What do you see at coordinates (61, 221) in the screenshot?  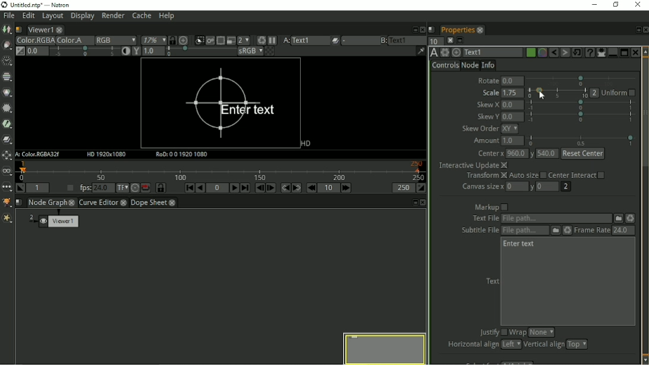 I see `Viewer 1` at bounding box center [61, 221].